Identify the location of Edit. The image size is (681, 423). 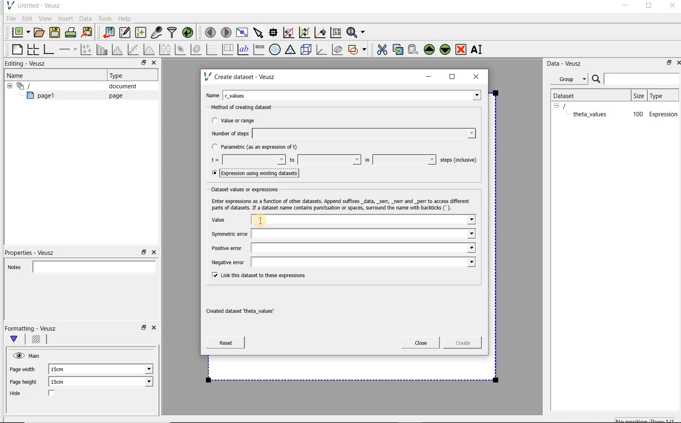
(27, 18).